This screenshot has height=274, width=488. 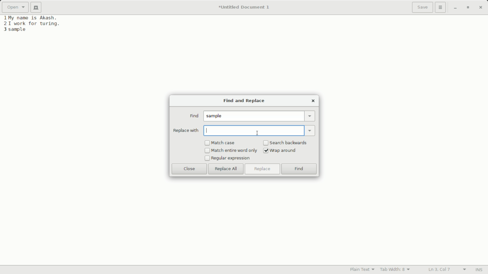 What do you see at coordinates (226, 169) in the screenshot?
I see `replace all` at bounding box center [226, 169].